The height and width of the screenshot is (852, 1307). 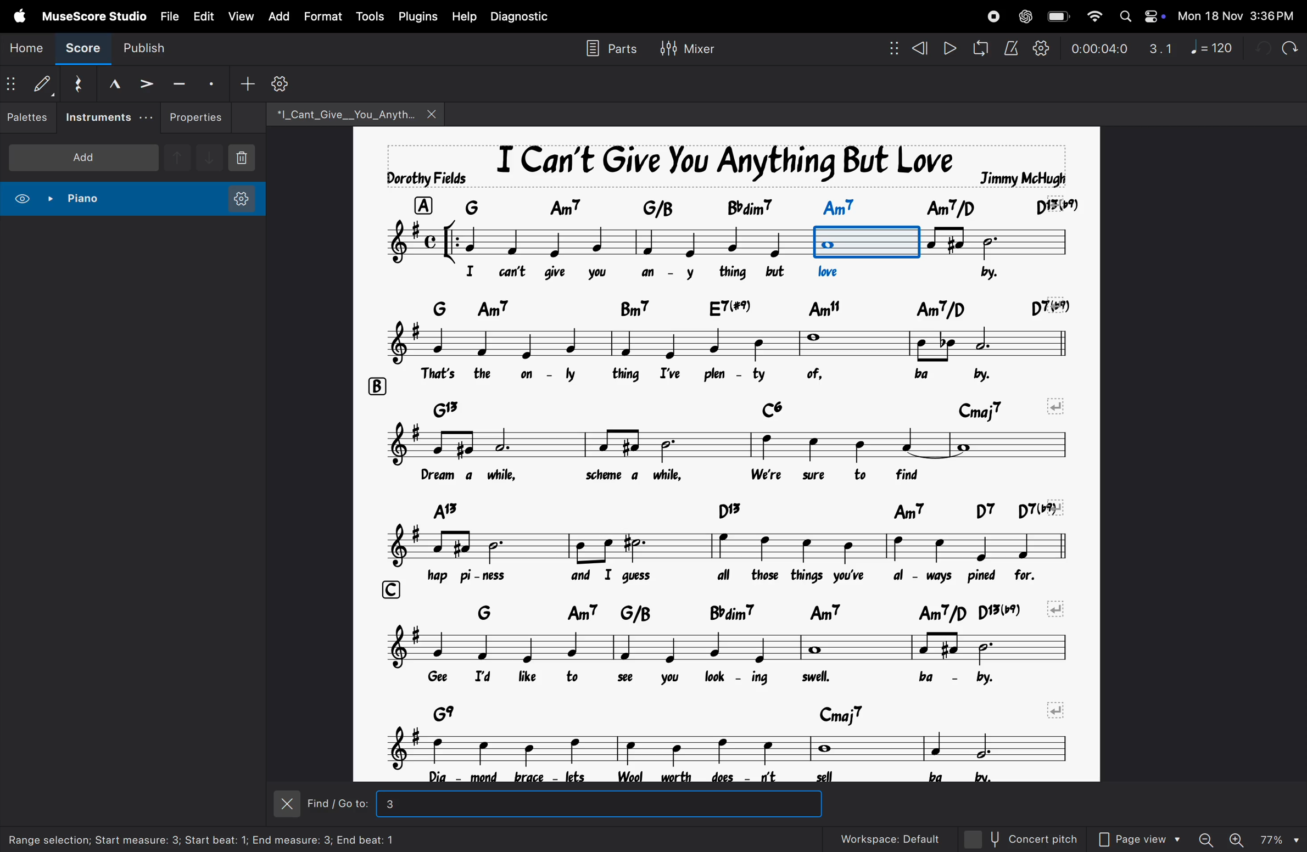 What do you see at coordinates (179, 82) in the screenshot?
I see `tenuto` at bounding box center [179, 82].